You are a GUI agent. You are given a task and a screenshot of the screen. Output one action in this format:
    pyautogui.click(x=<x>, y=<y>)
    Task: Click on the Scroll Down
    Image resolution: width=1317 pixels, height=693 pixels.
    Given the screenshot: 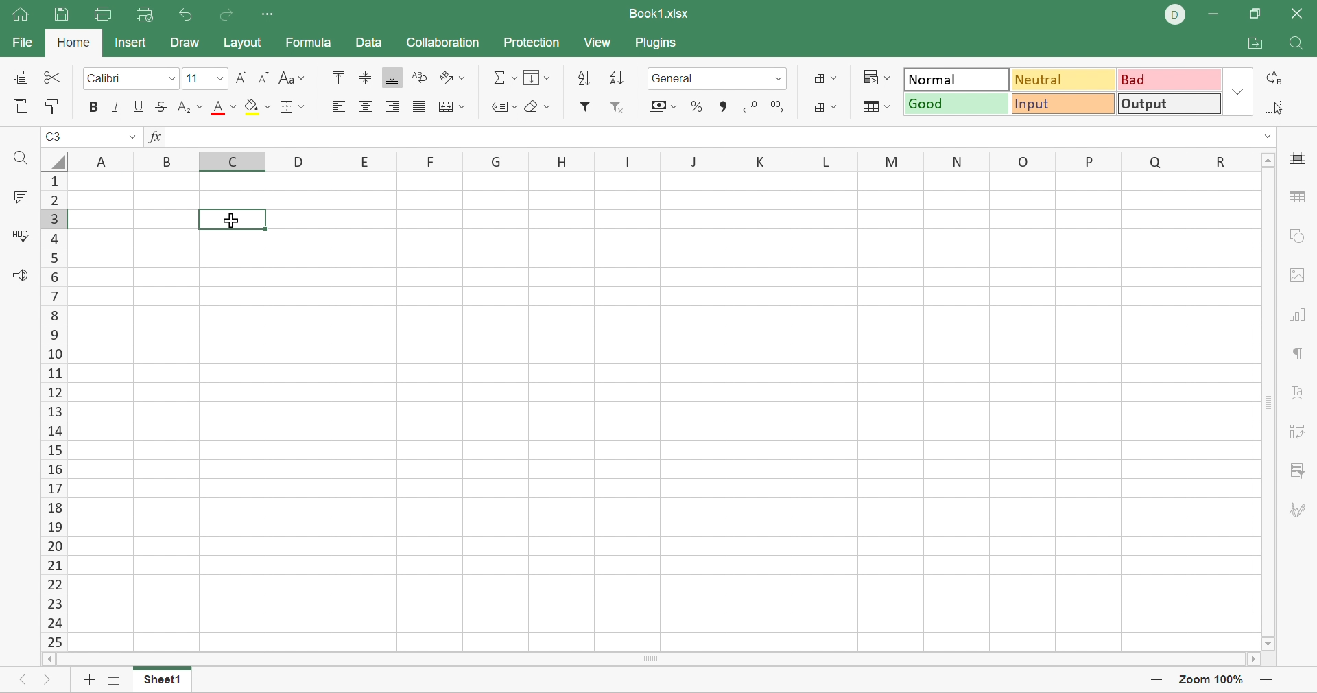 What is the action you would take?
    pyautogui.click(x=1267, y=645)
    